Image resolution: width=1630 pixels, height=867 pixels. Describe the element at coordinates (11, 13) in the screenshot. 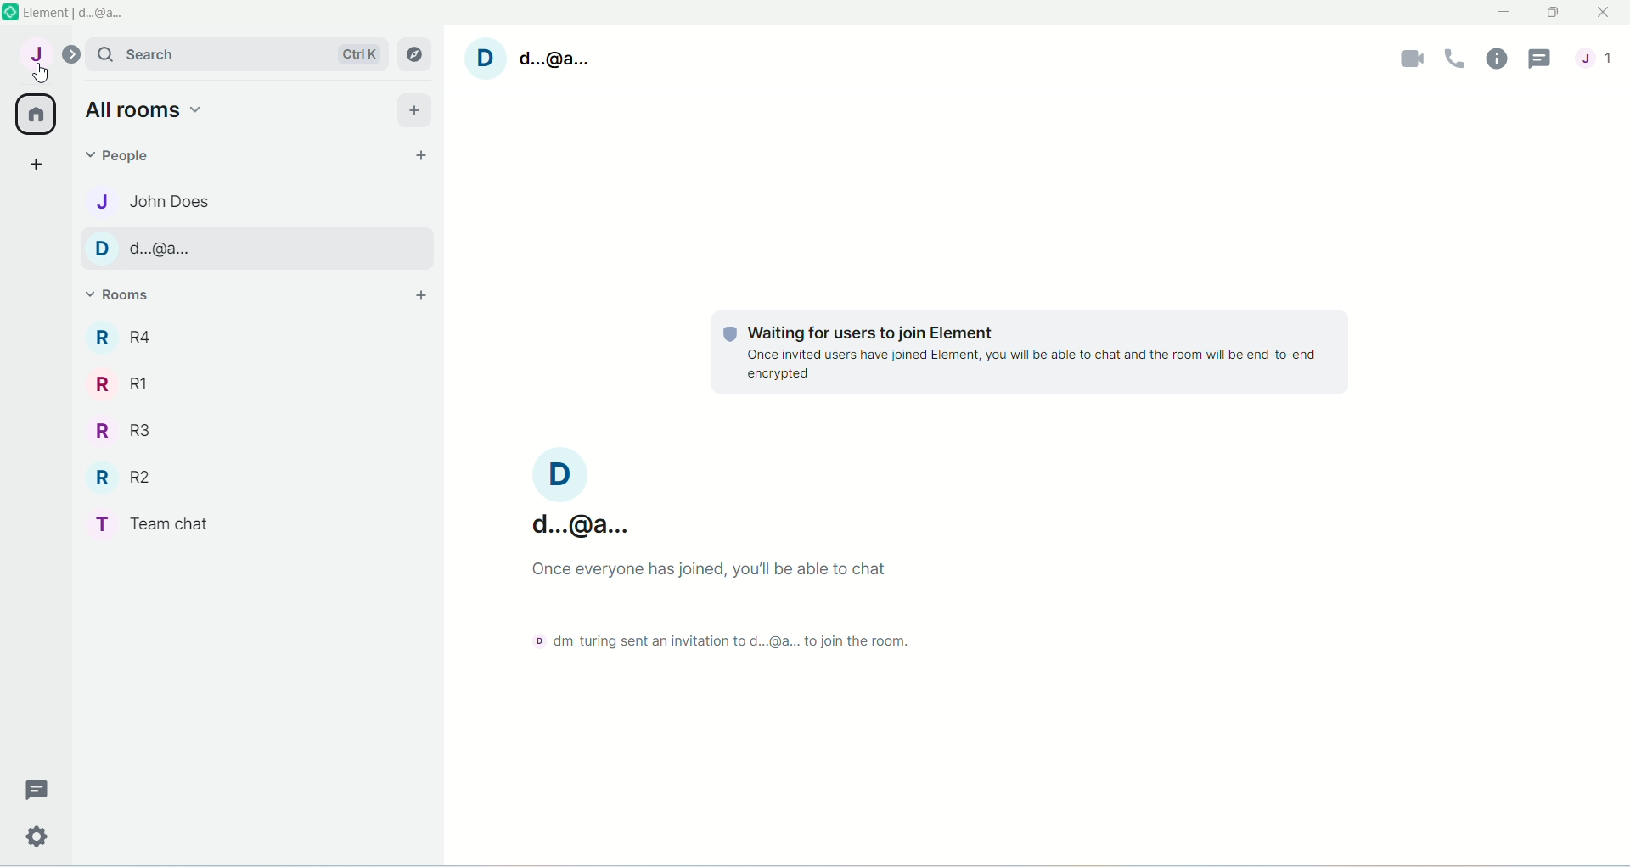

I see `Element app icon` at that location.